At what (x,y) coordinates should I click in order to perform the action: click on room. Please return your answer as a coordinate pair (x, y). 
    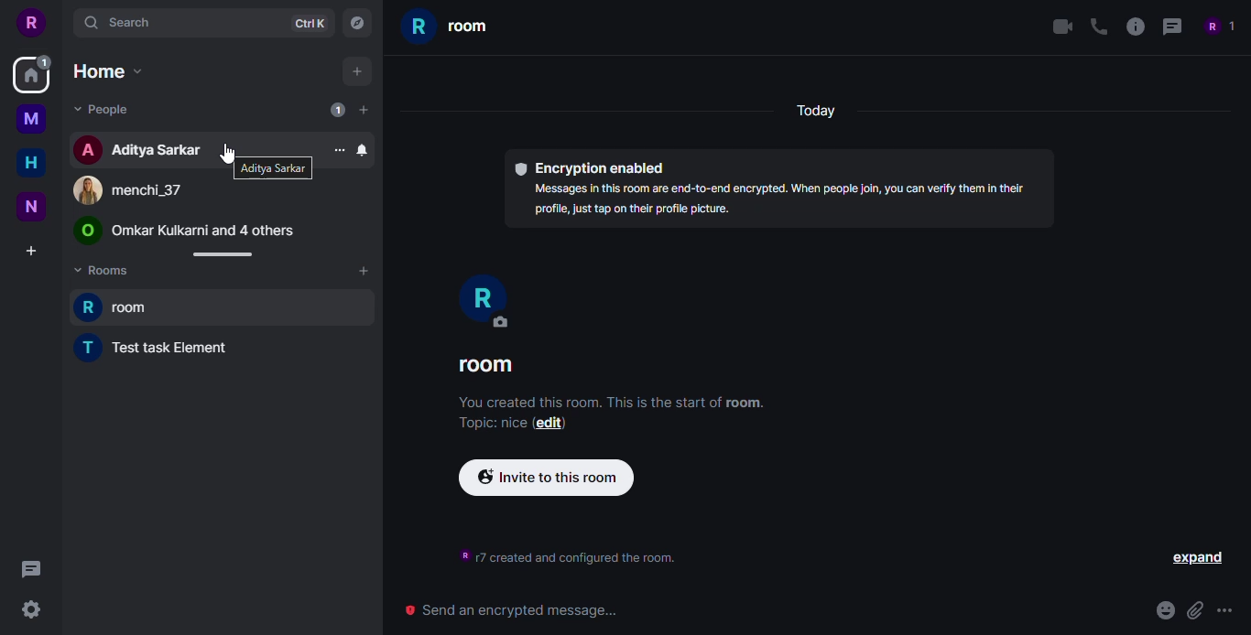
    Looking at the image, I should click on (486, 365).